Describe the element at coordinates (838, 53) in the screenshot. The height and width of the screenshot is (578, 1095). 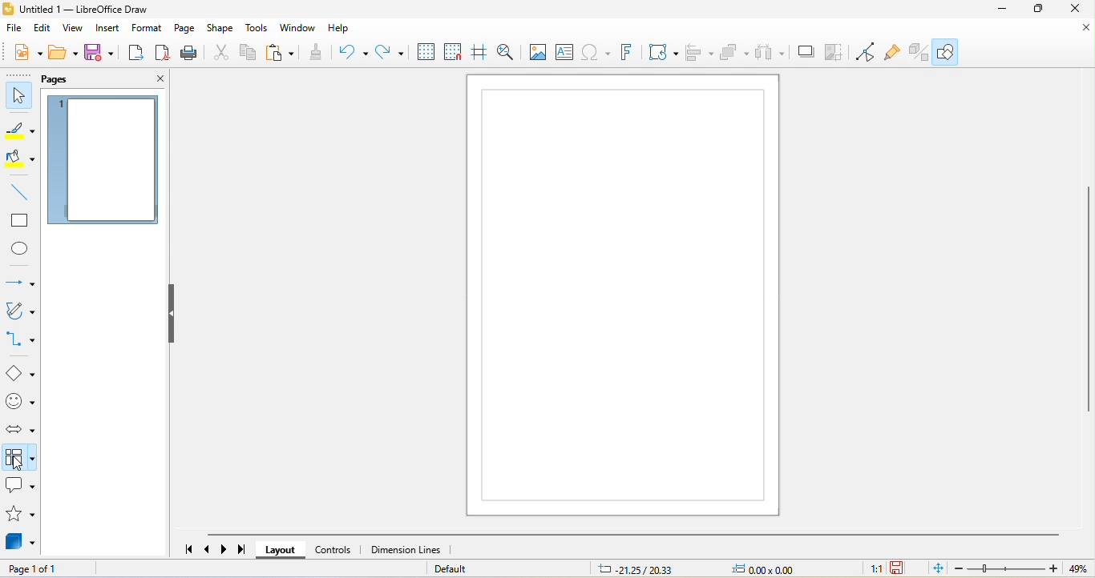
I see `crop image` at that location.